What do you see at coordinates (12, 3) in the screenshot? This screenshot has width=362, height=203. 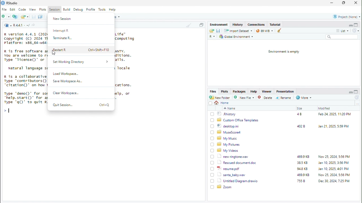 I see `RStudio` at bounding box center [12, 3].